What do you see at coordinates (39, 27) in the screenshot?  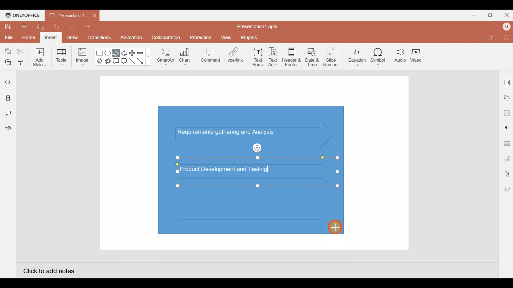 I see `Quick print` at bounding box center [39, 27].